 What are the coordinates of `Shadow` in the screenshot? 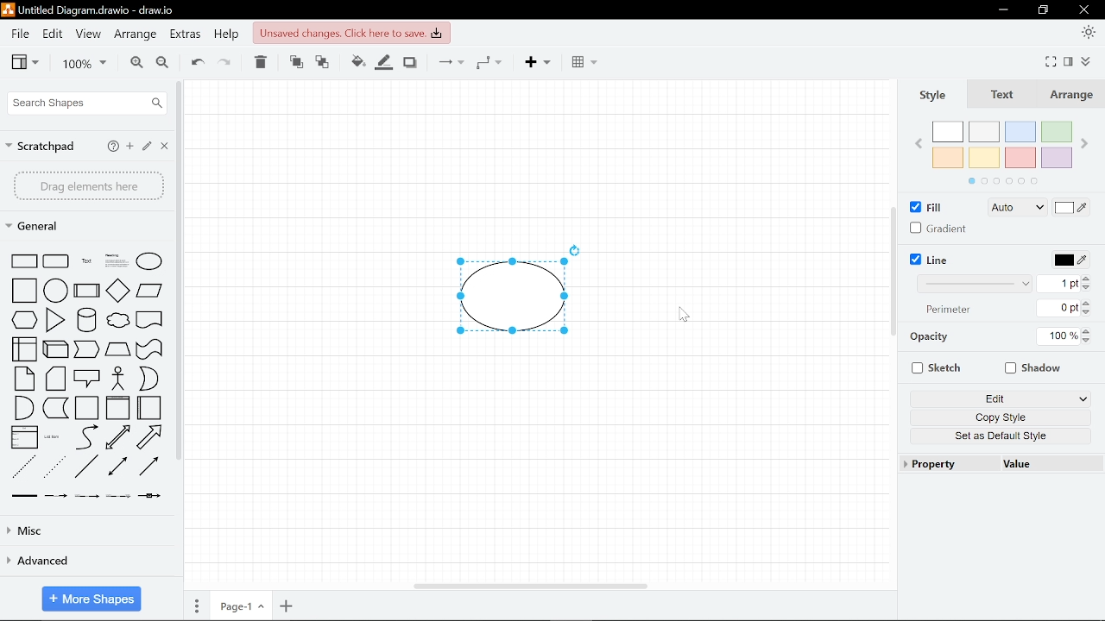 It's located at (409, 62).